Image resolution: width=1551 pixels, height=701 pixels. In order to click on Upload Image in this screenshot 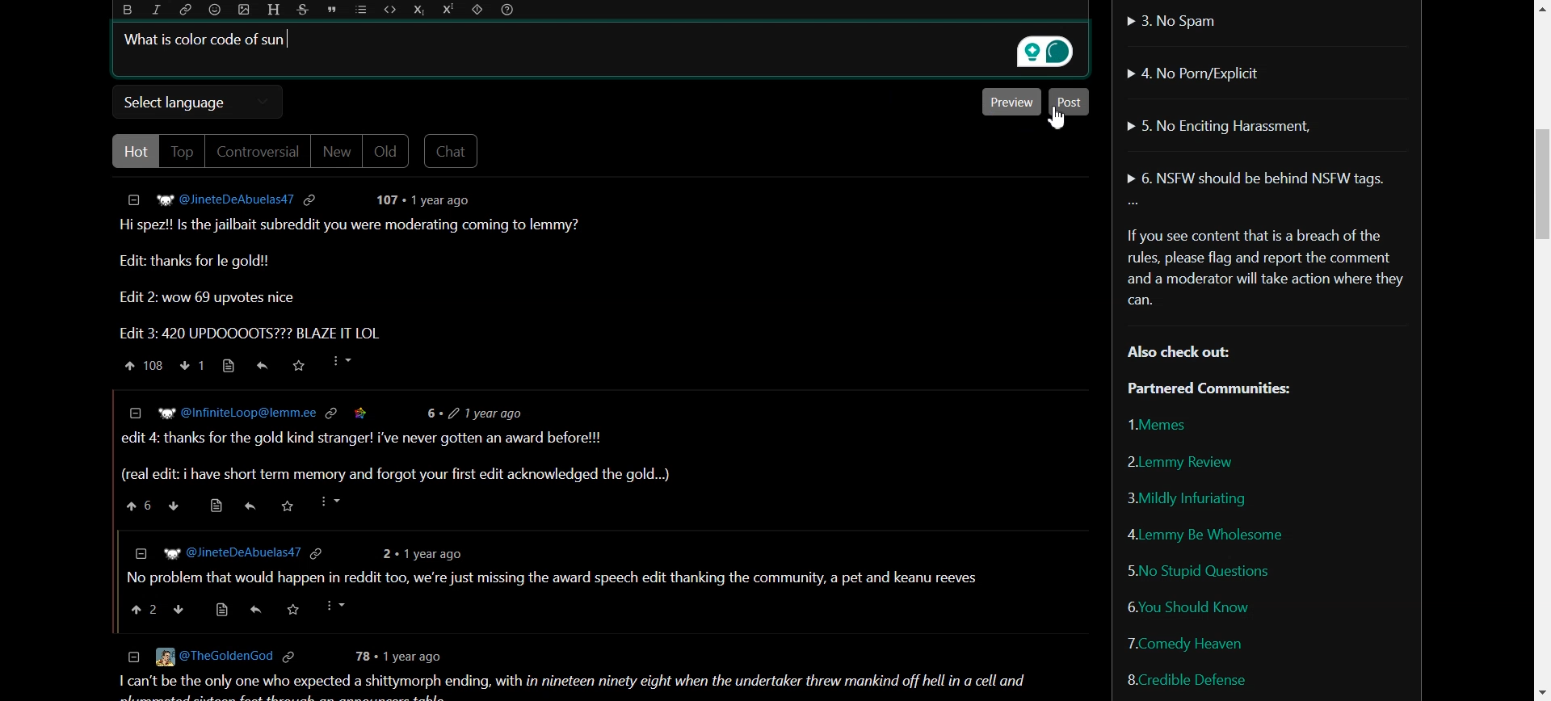, I will do `click(243, 10)`.